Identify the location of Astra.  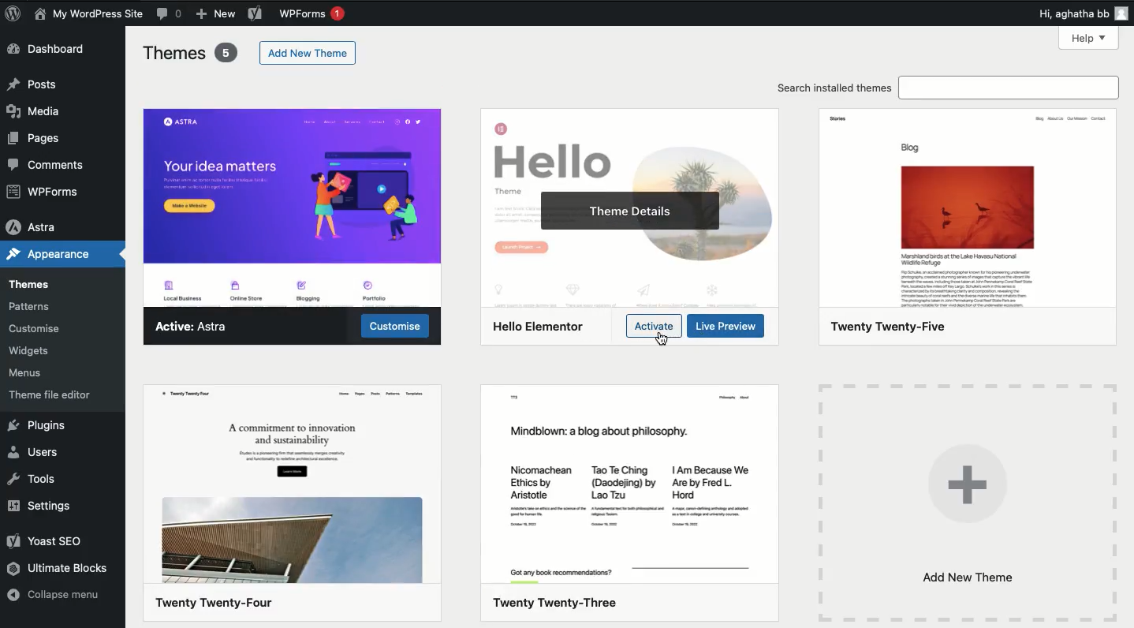
(195, 328).